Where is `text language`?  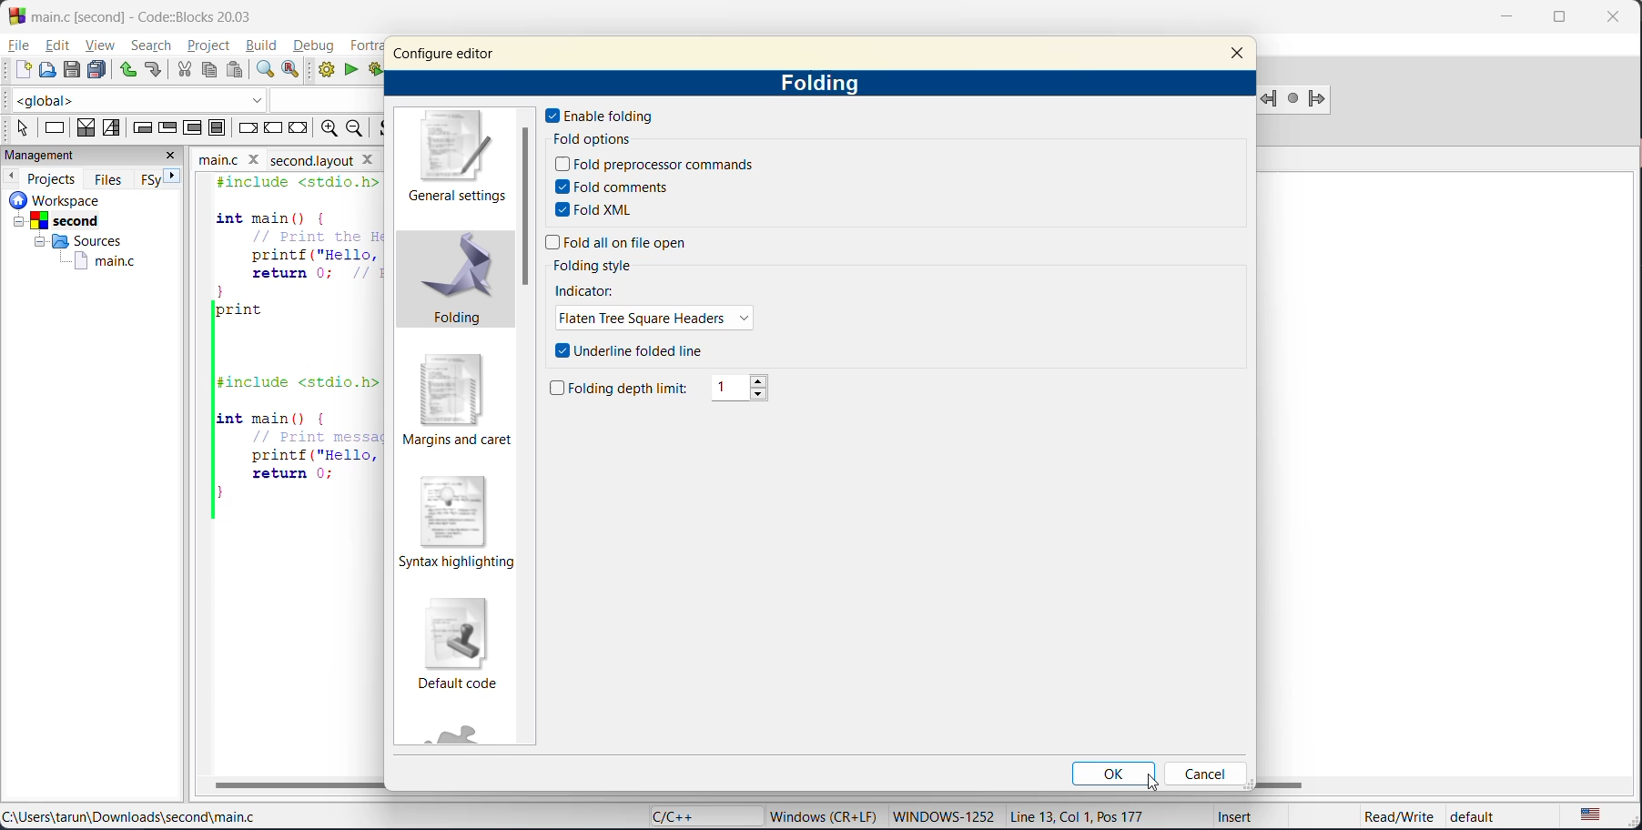
text language is located at coordinates (1593, 815).